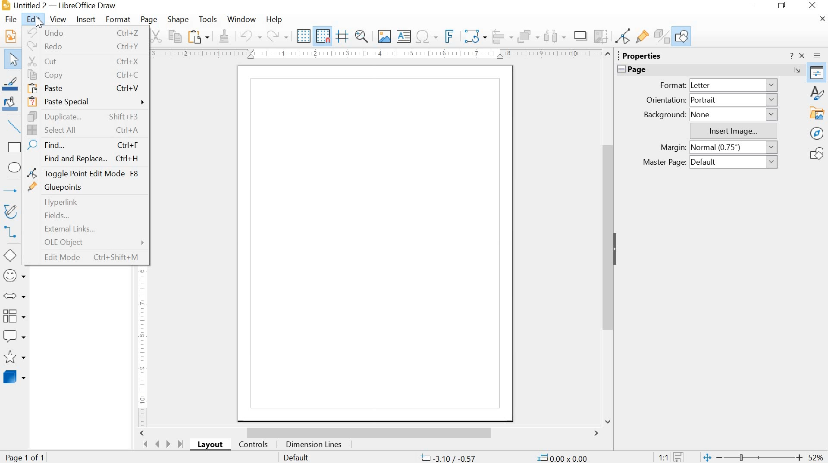  Describe the element at coordinates (813, 5) in the screenshot. I see `close` at that location.